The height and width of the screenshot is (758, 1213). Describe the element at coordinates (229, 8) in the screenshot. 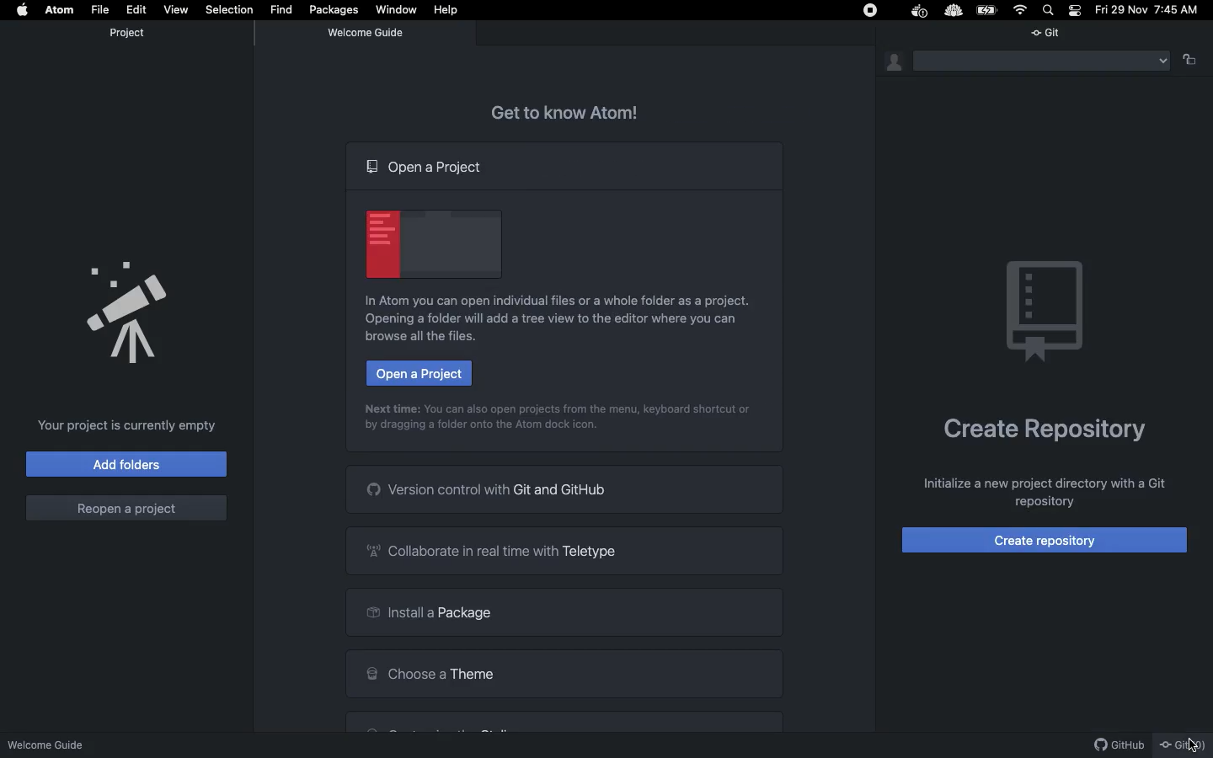

I see `Selection` at that location.